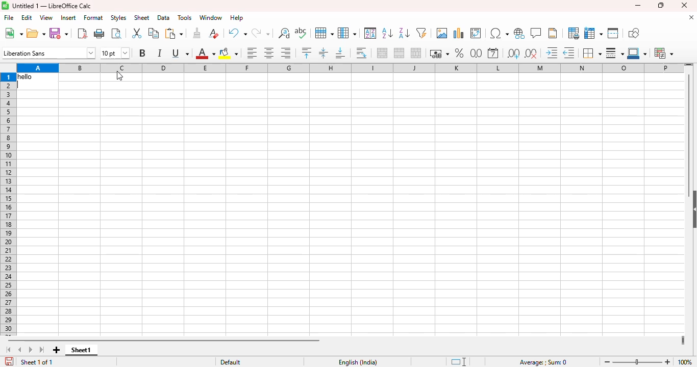 This screenshot has width=697, height=367. Describe the element at coordinates (211, 17) in the screenshot. I see `window` at that location.